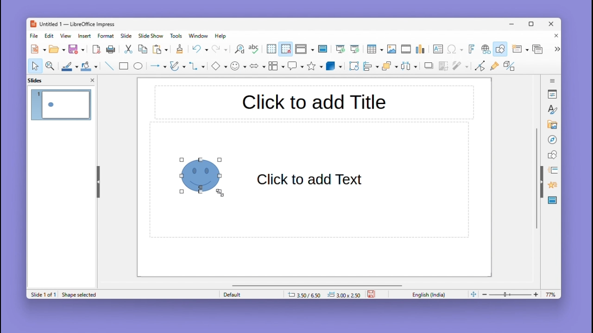 Image resolution: width=593 pixels, height=333 pixels. I want to click on View, so click(67, 36).